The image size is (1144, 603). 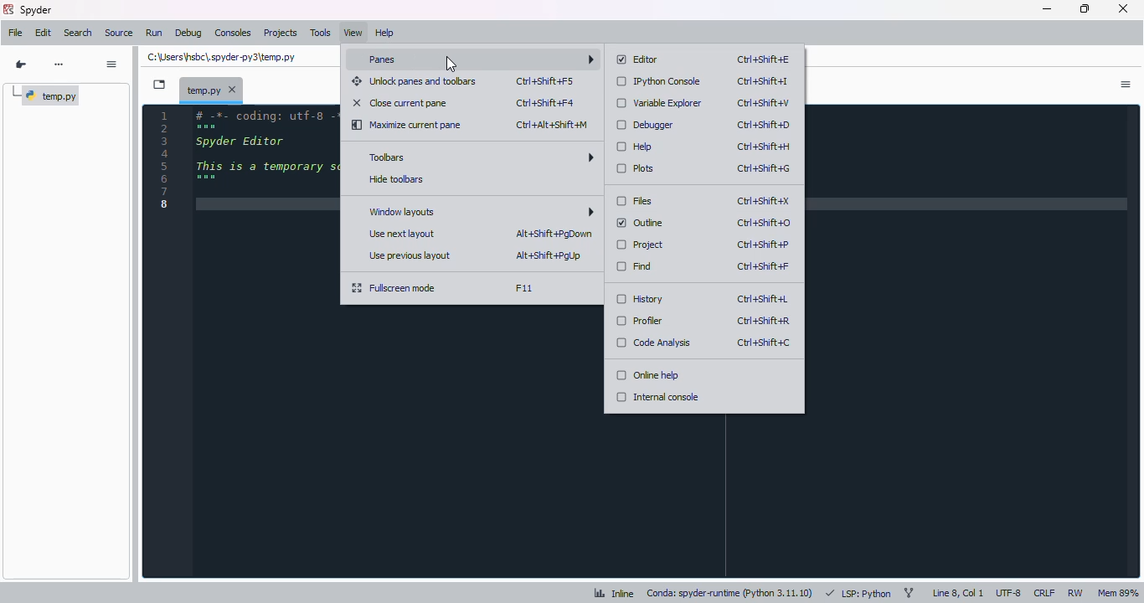 I want to click on shortcut for find, so click(x=762, y=266).